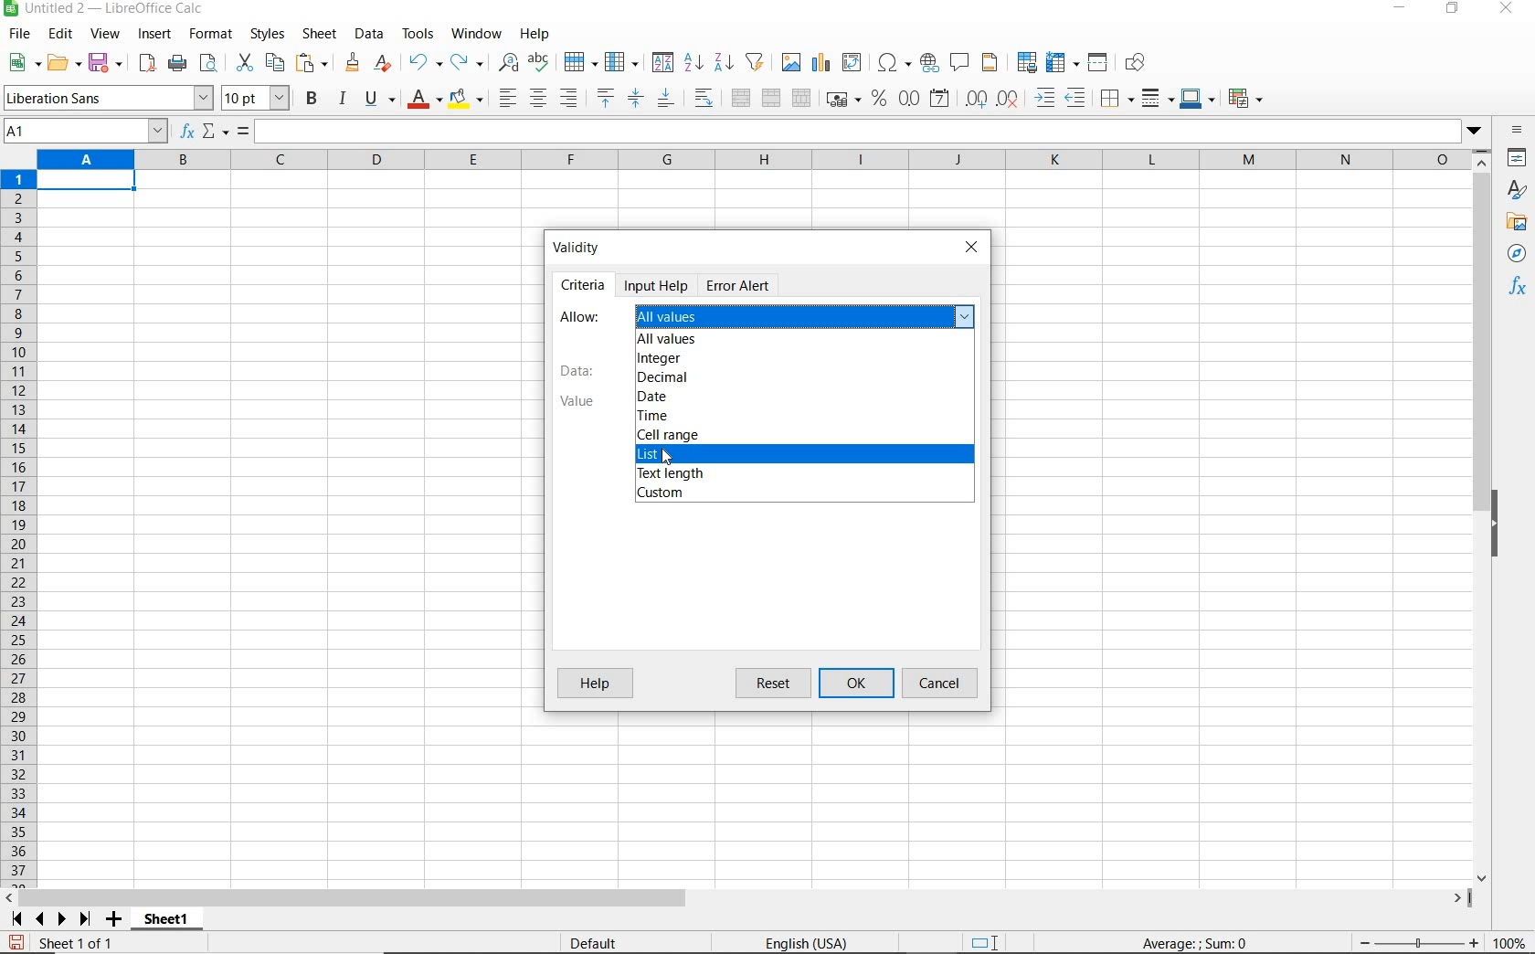 This screenshot has width=1535, height=954. Describe the element at coordinates (895, 63) in the screenshot. I see `insert special characters` at that location.